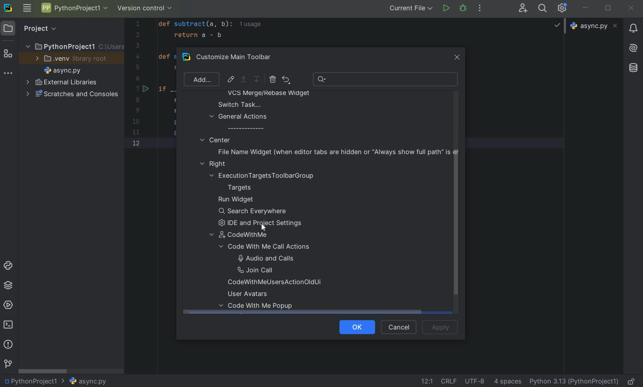  I want to click on CUSTOMIZE MAIN TOOLBAR, so click(239, 58).